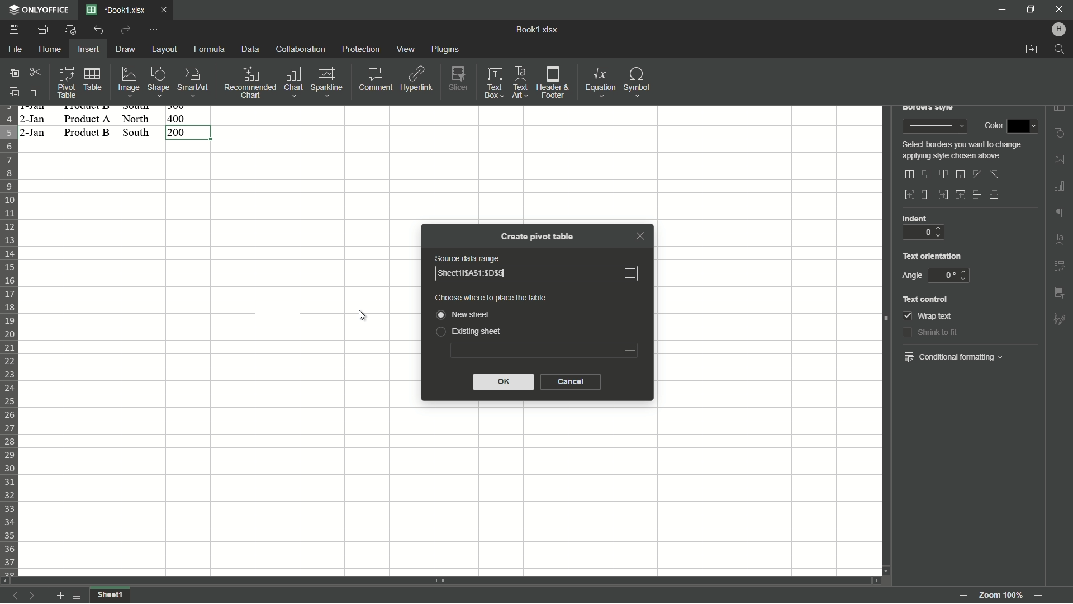 This screenshot has width=1073, height=604. What do you see at coordinates (1060, 267) in the screenshot?
I see `insert pivot table` at bounding box center [1060, 267].